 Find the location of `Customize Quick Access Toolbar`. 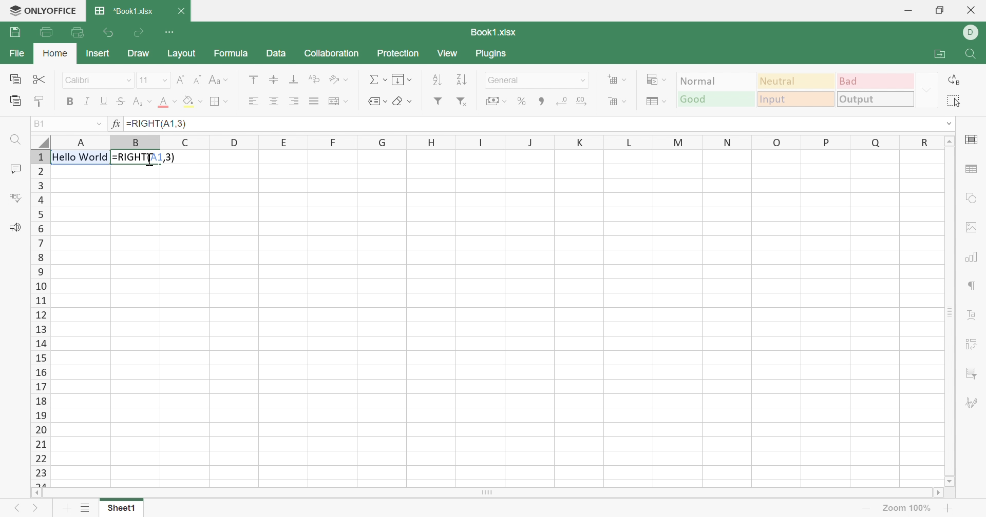

Customize Quick Access Toolbar is located at coordinates (171, 32).